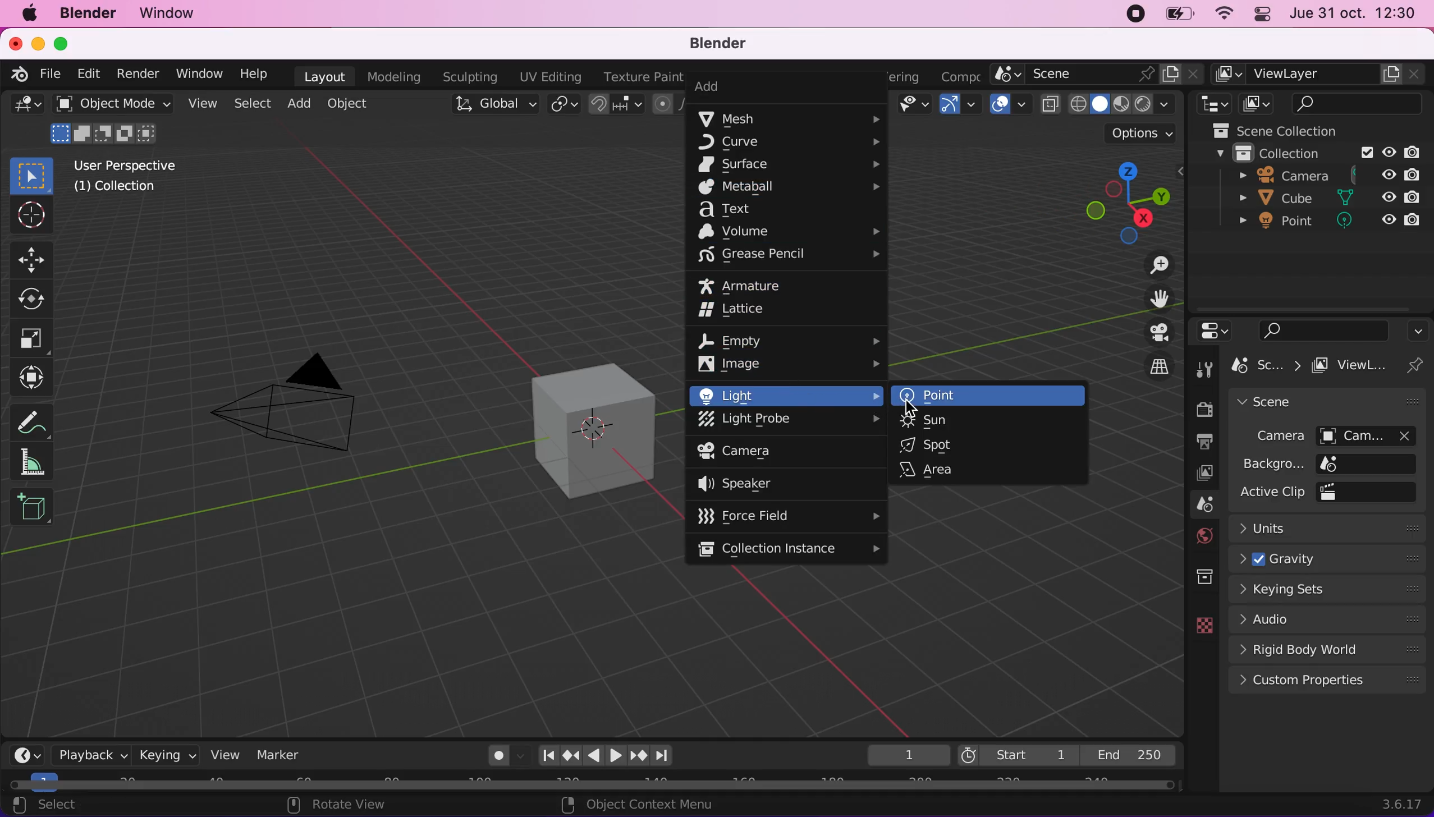 This screenshot has width=1434, height=817. I want to click on hide in viewpoint, so click(1390, 150).